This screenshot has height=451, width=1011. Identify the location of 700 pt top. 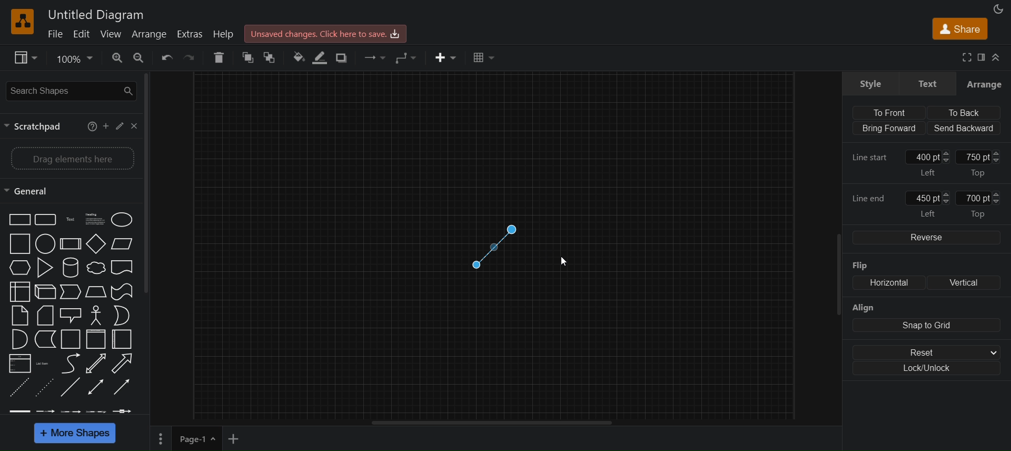
(986, 204).